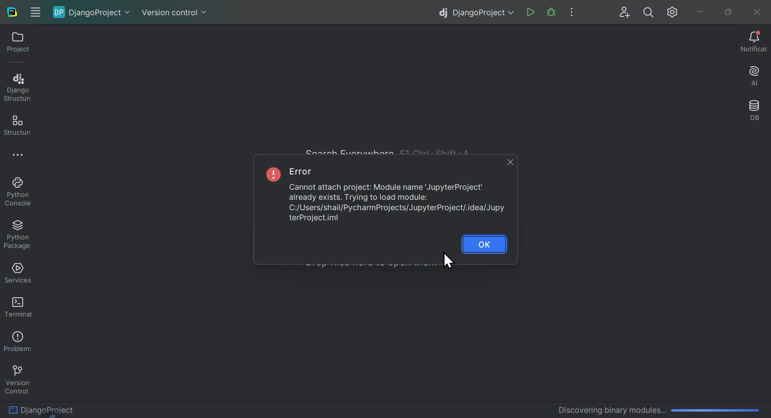 This screenshot has width=771, height=418. What do you see at coordinates (755, 10) in the screenshot?
I see `Close` at bounding box center [755, 10].